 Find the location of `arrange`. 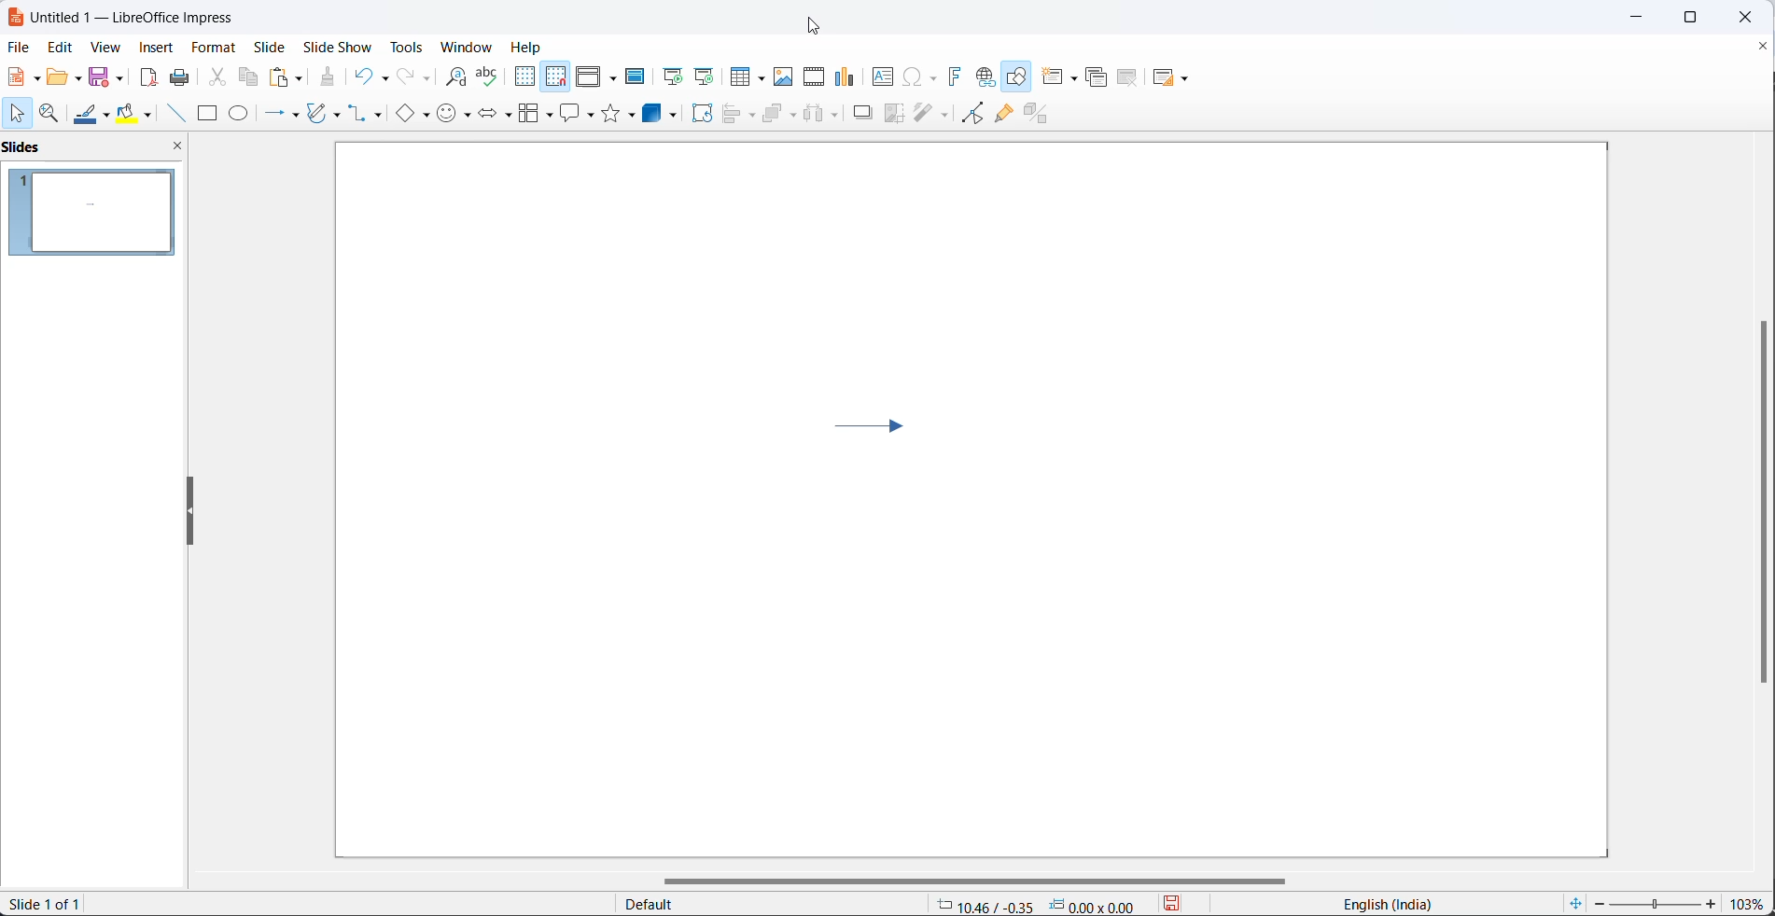

arrange is located at coordinates (780, 116).